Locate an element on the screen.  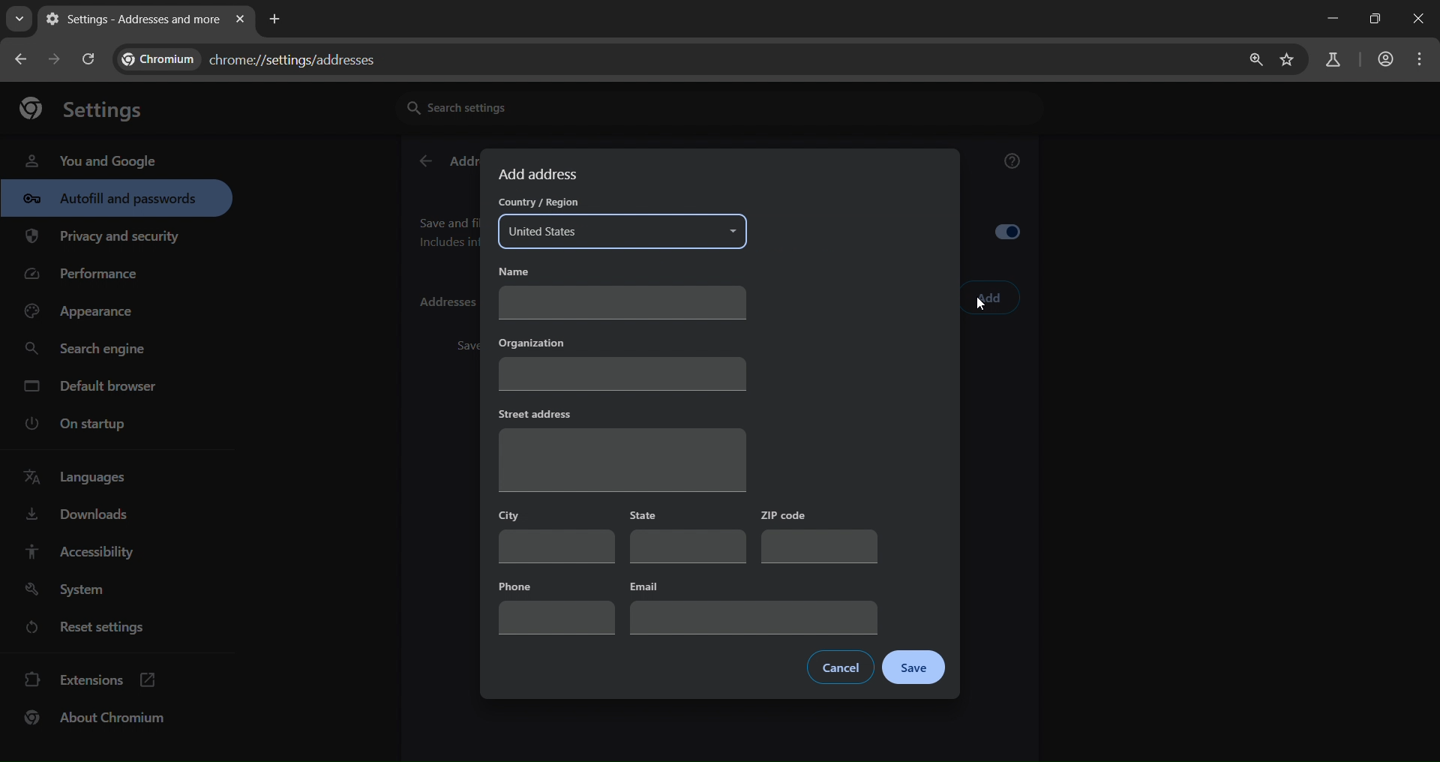
search engine is located at coordinates (89, 349).